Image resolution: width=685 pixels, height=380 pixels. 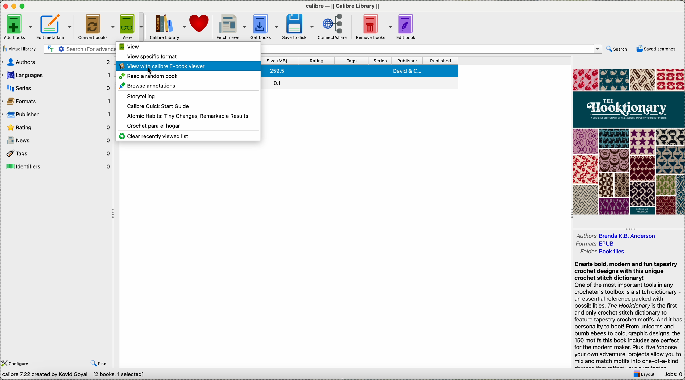 I want to click on connect/share, so click(x=333, y=26).